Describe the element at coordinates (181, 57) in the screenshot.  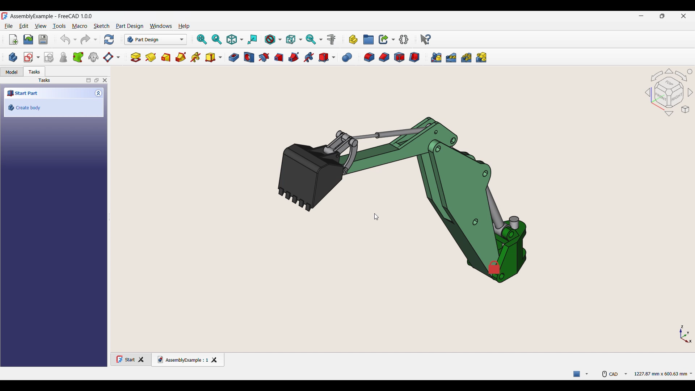
I see `Additive pipe` at that location.